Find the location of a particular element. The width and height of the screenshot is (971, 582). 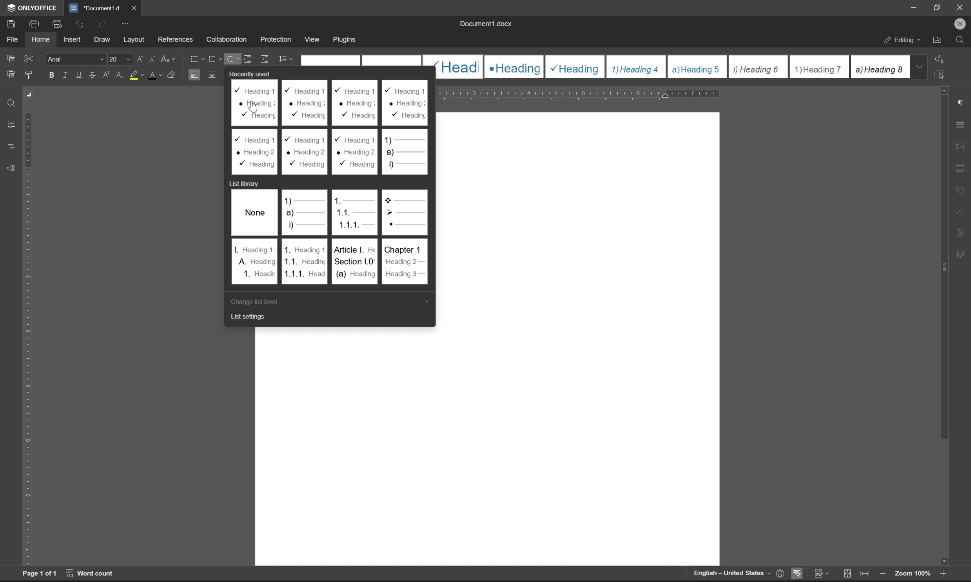

recently used is located at coordinates (331, 128).